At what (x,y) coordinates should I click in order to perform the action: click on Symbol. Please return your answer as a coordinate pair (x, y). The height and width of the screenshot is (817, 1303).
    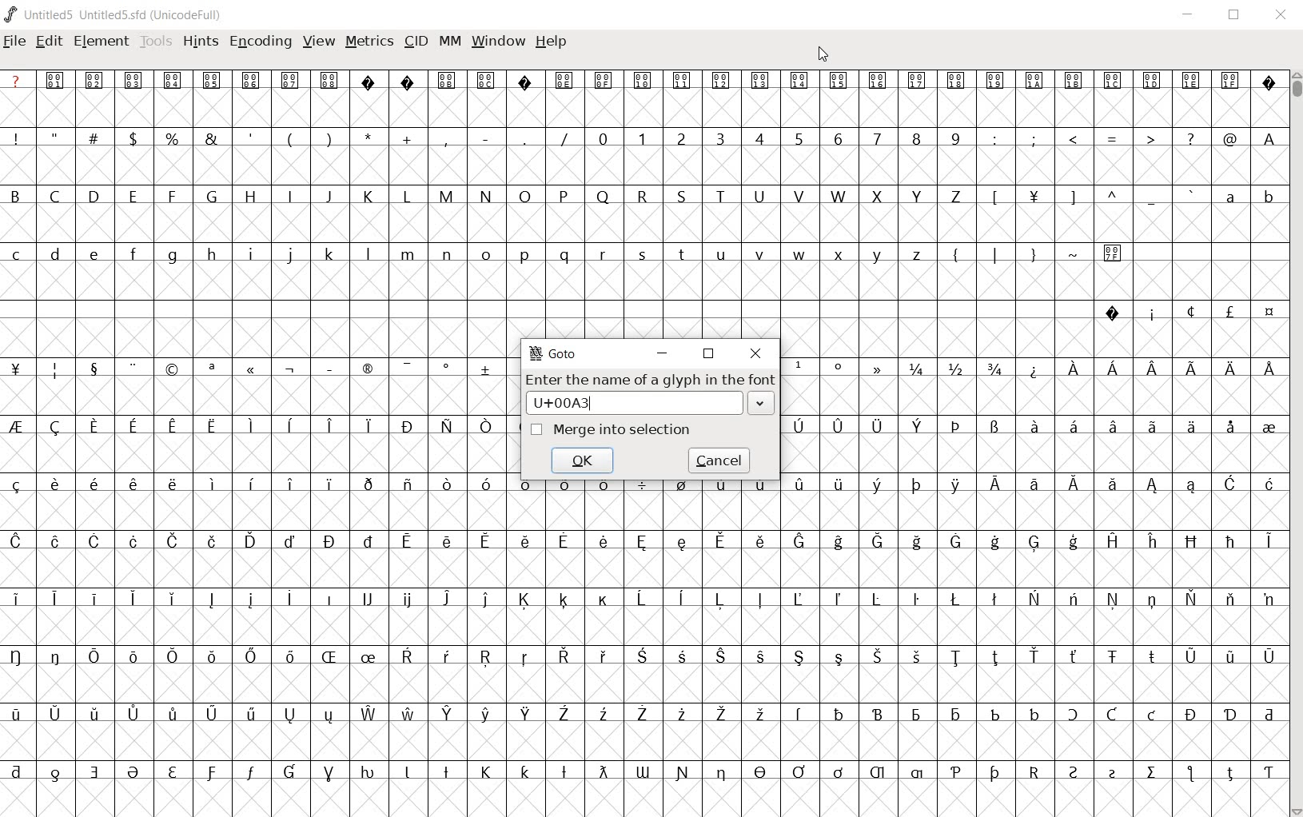
    Looking at the image, I should click on (1189, 312).